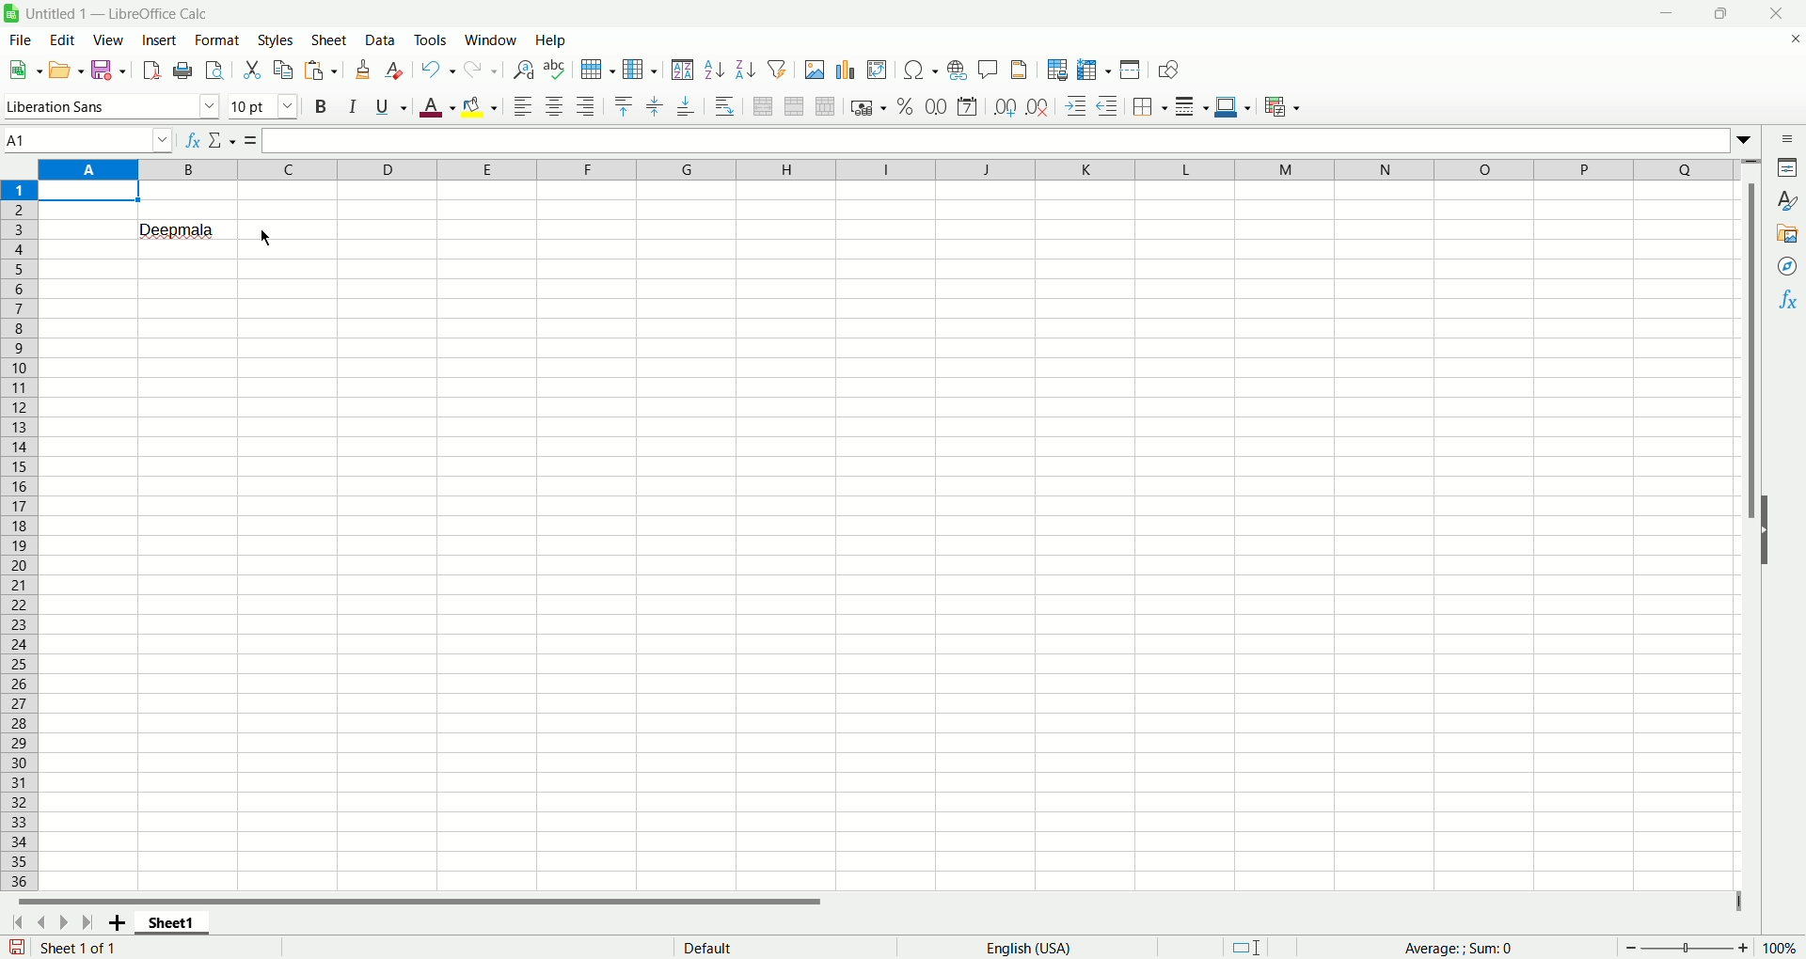 The width and height of the screenshot is (1806, 959). I want to click on save, so click(17, 947).